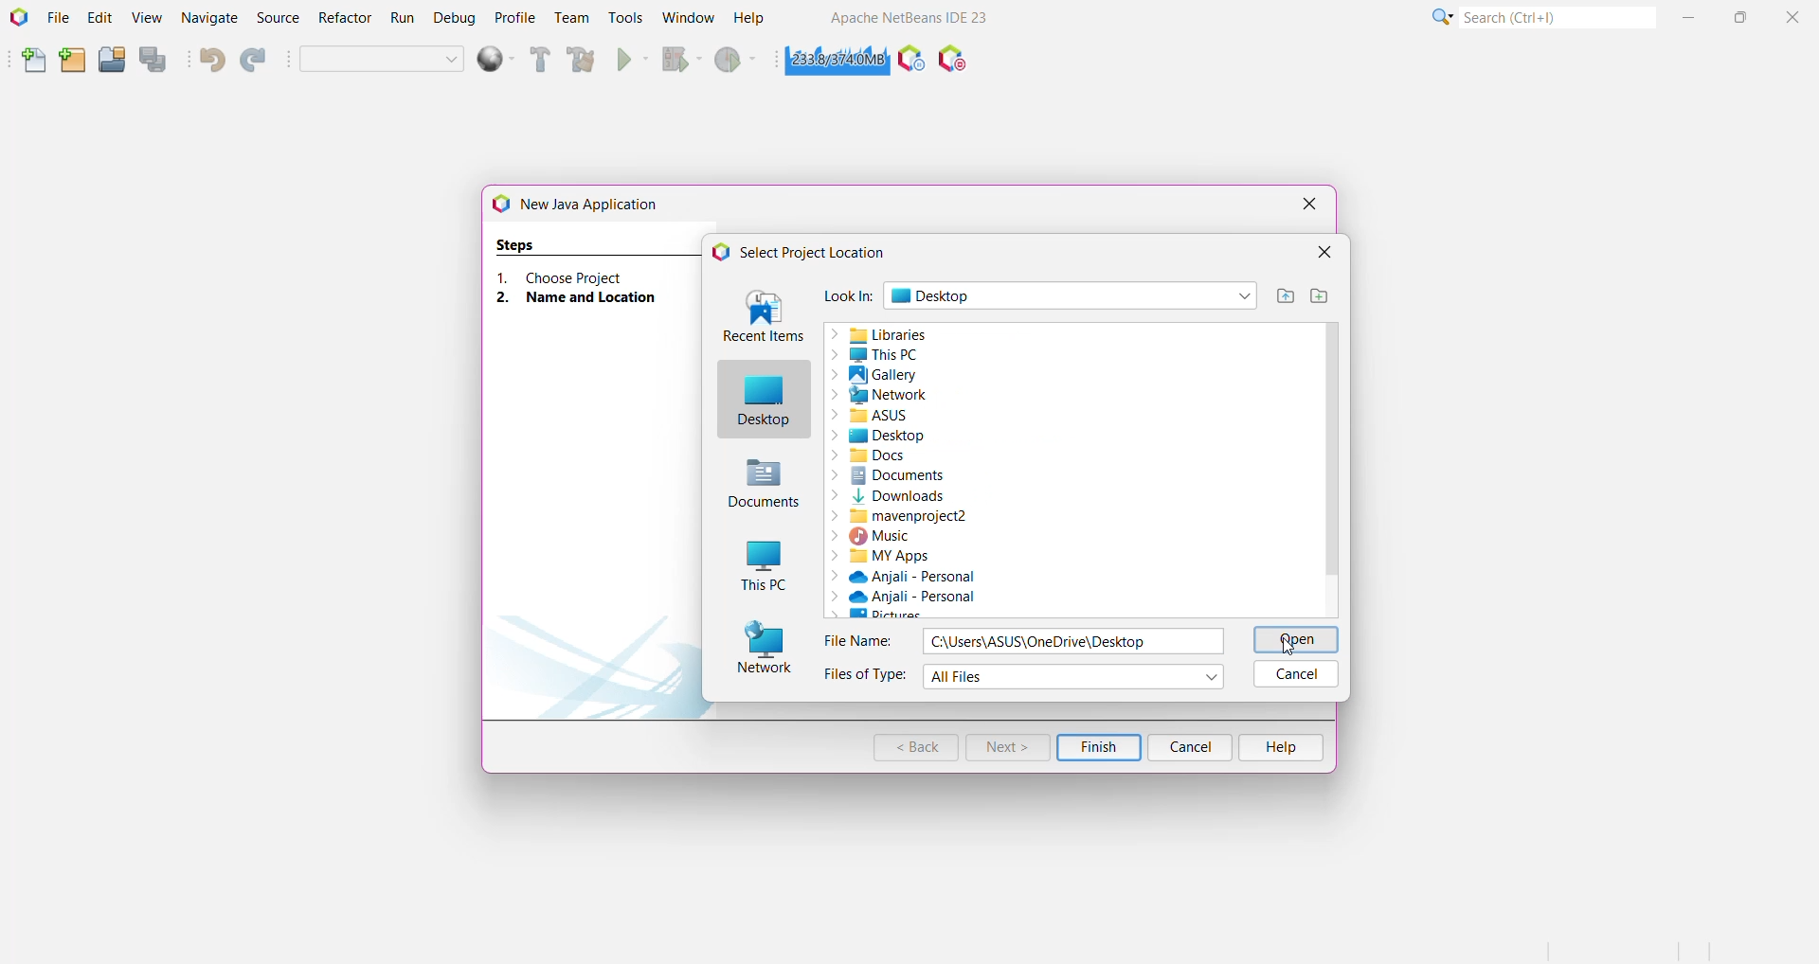  Describe the element at coordinates (1309, 204) in the screenshot. I see `Close` at that location.